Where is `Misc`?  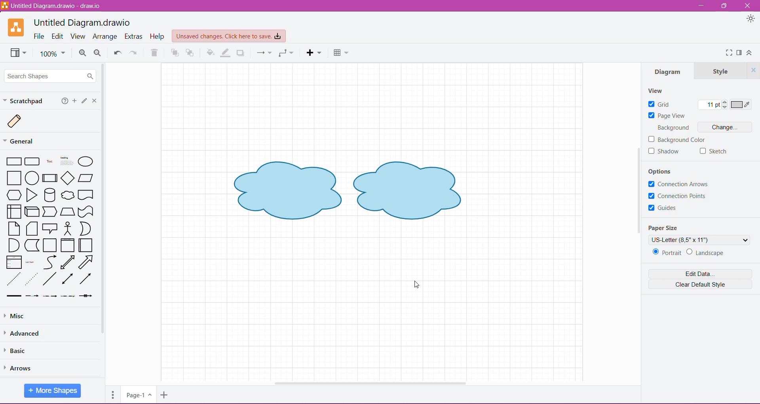
Misc is located at coordinates (16, 316).